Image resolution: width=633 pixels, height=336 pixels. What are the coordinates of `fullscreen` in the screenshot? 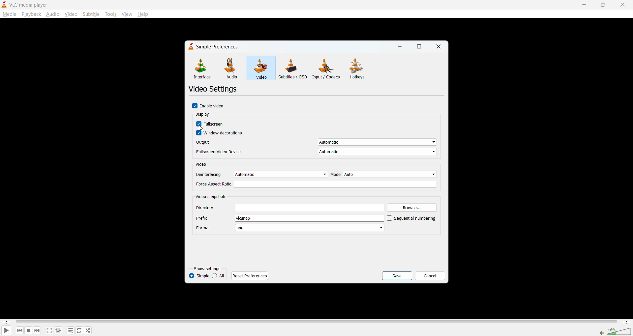 It's located at (49, 330).